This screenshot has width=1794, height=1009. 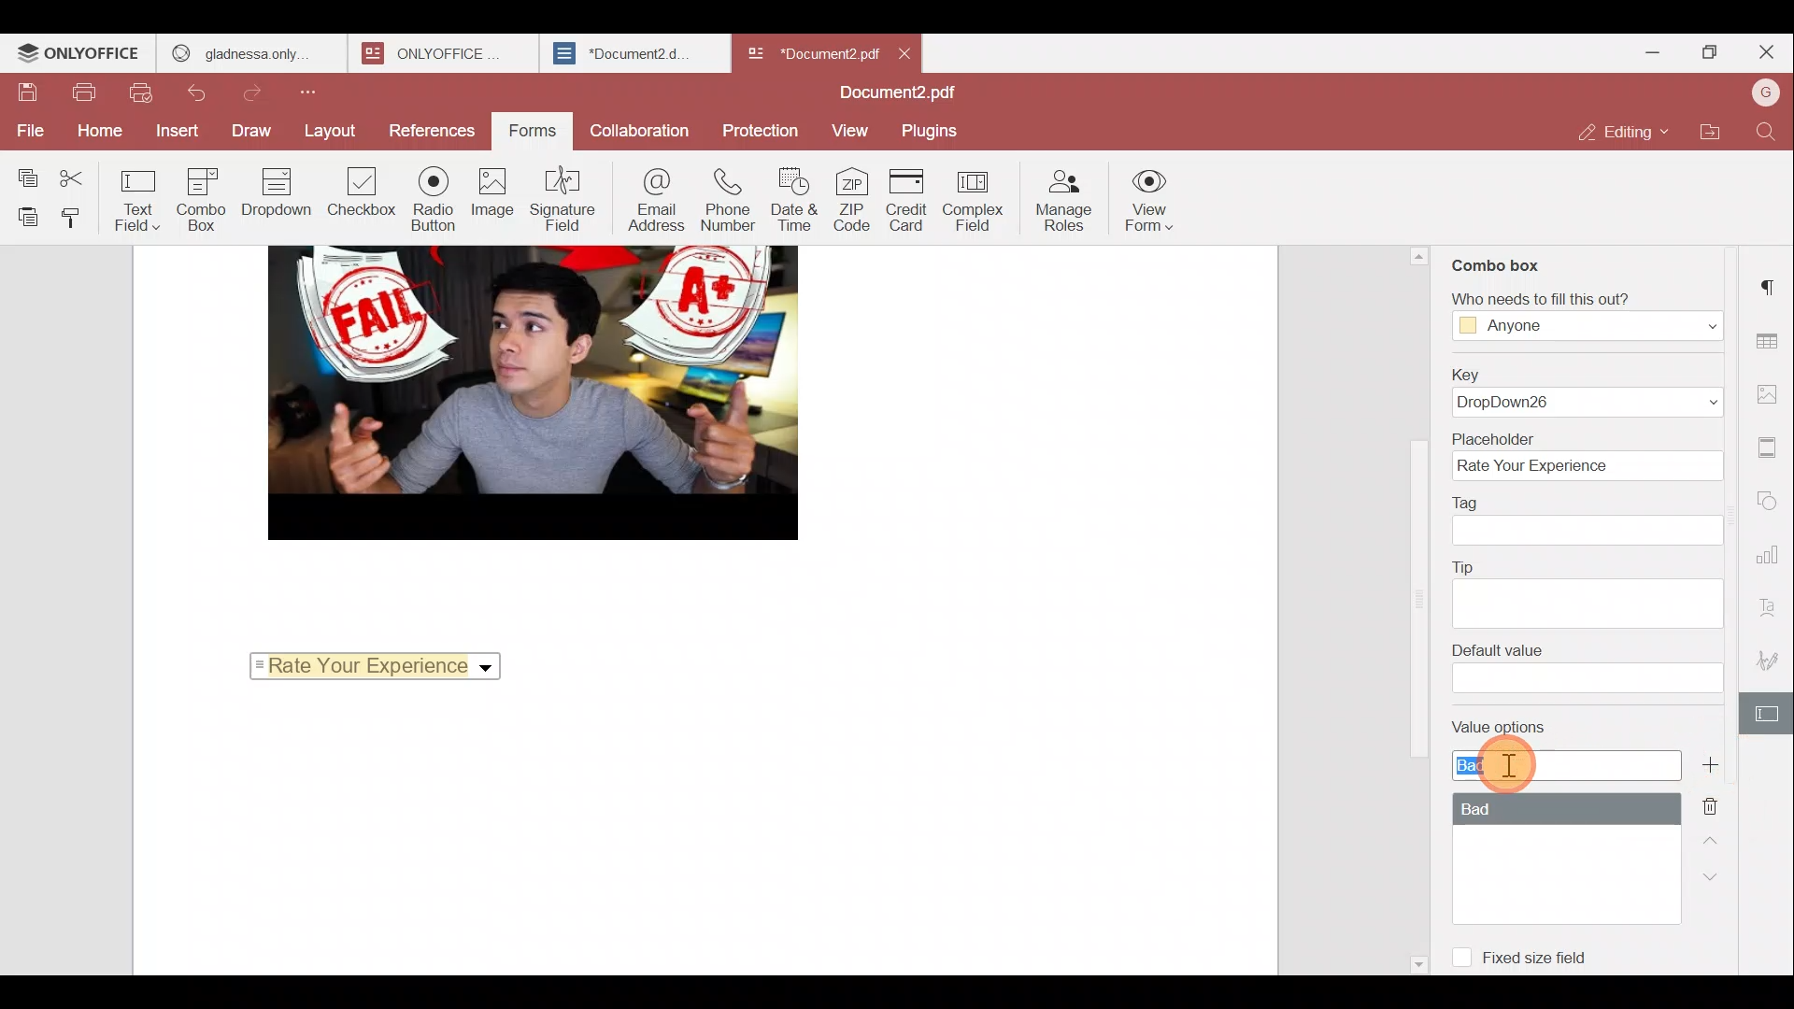 What do you see at coordinates (1719, 885) in the screenshot?
I see `Down` at bounding box center [1719, 885].